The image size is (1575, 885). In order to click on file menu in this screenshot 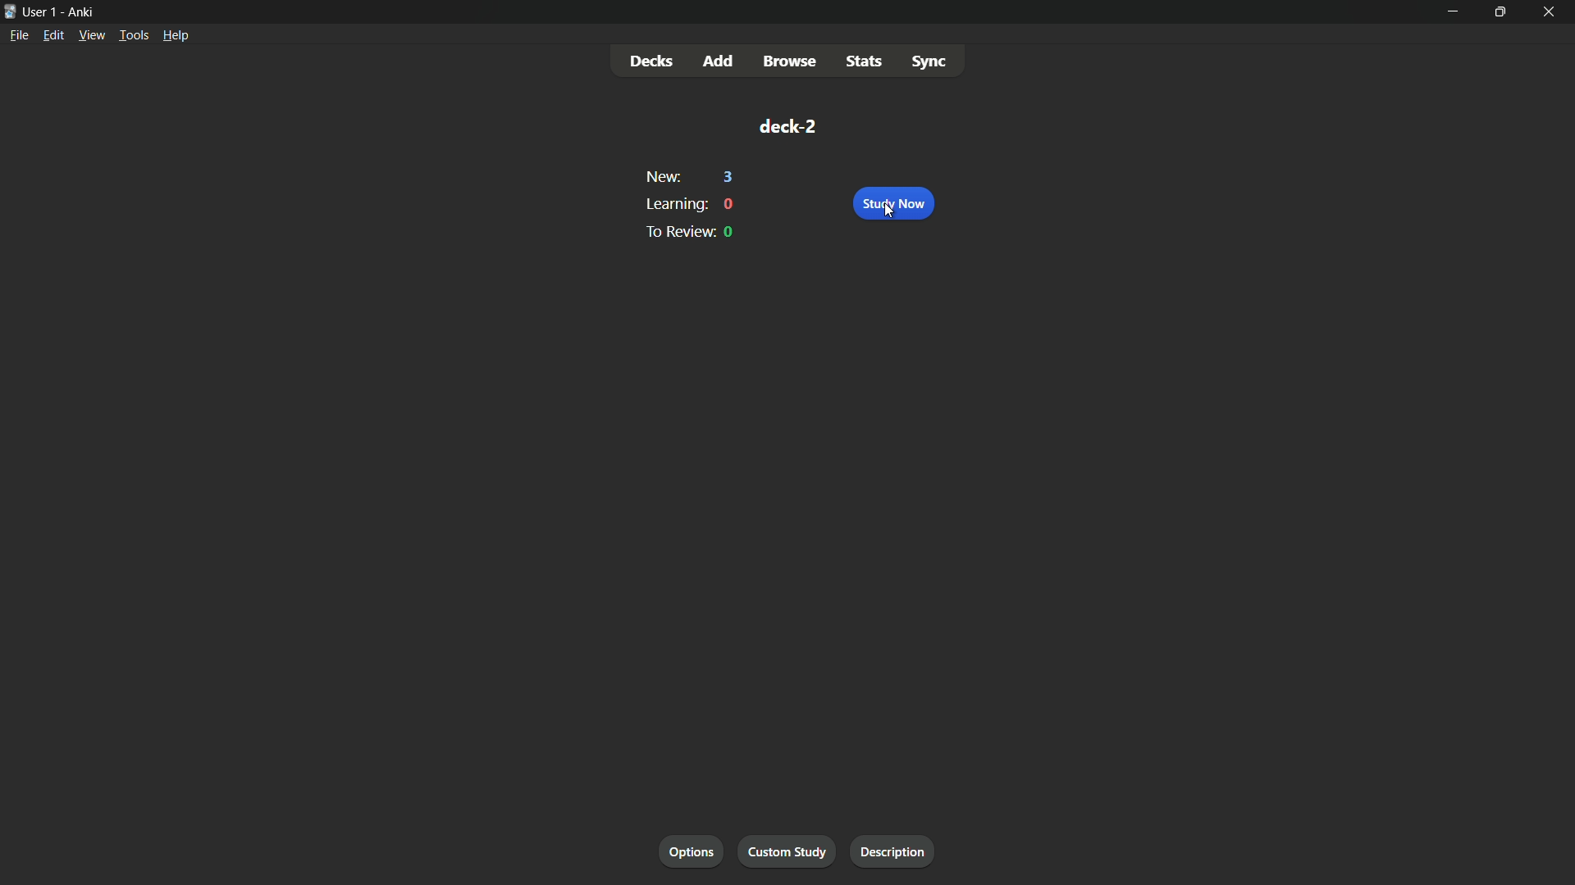, I will do `click(19, 35)`.